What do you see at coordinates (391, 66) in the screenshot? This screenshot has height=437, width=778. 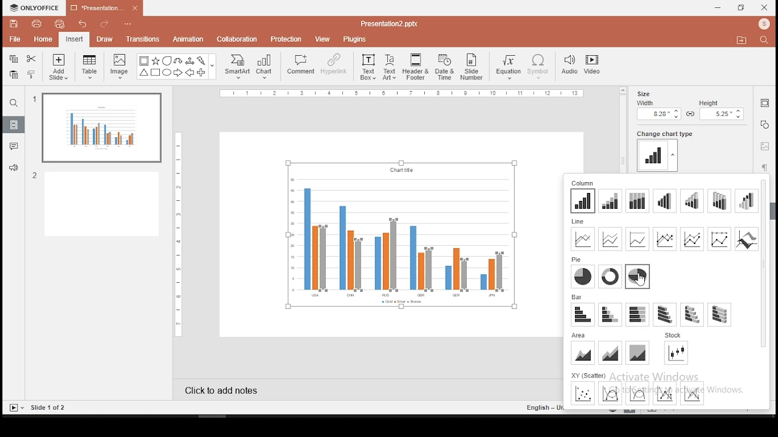 I see `text art` at bounding box center [391, 66].